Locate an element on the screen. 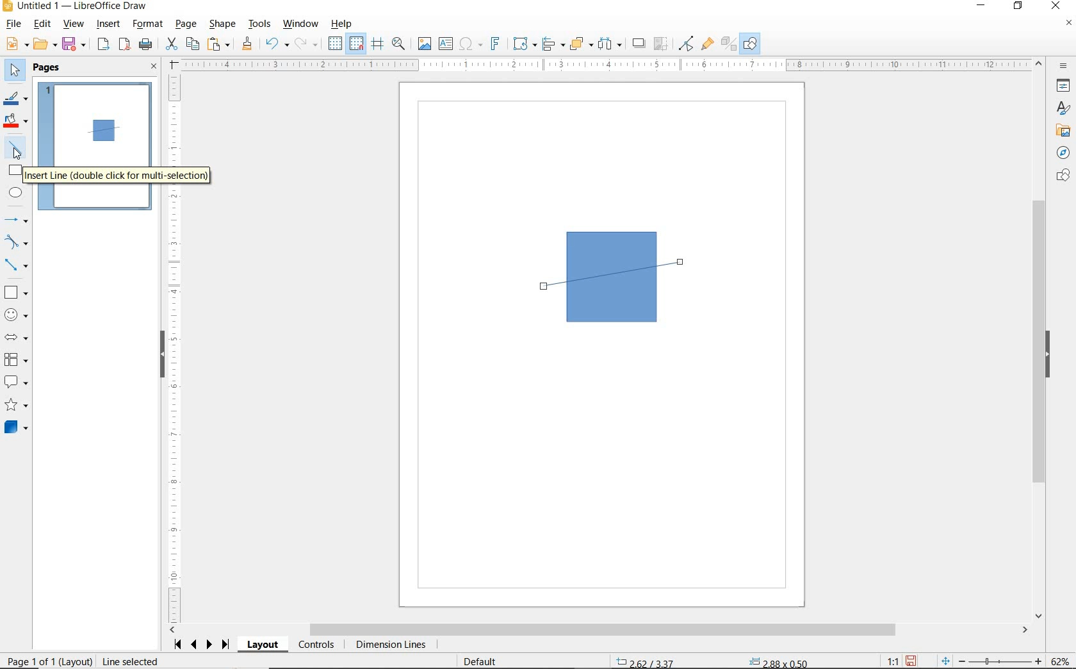 The image size is (1076, 669). TRANSFORMATIONS is located at coordinates (523, 44).